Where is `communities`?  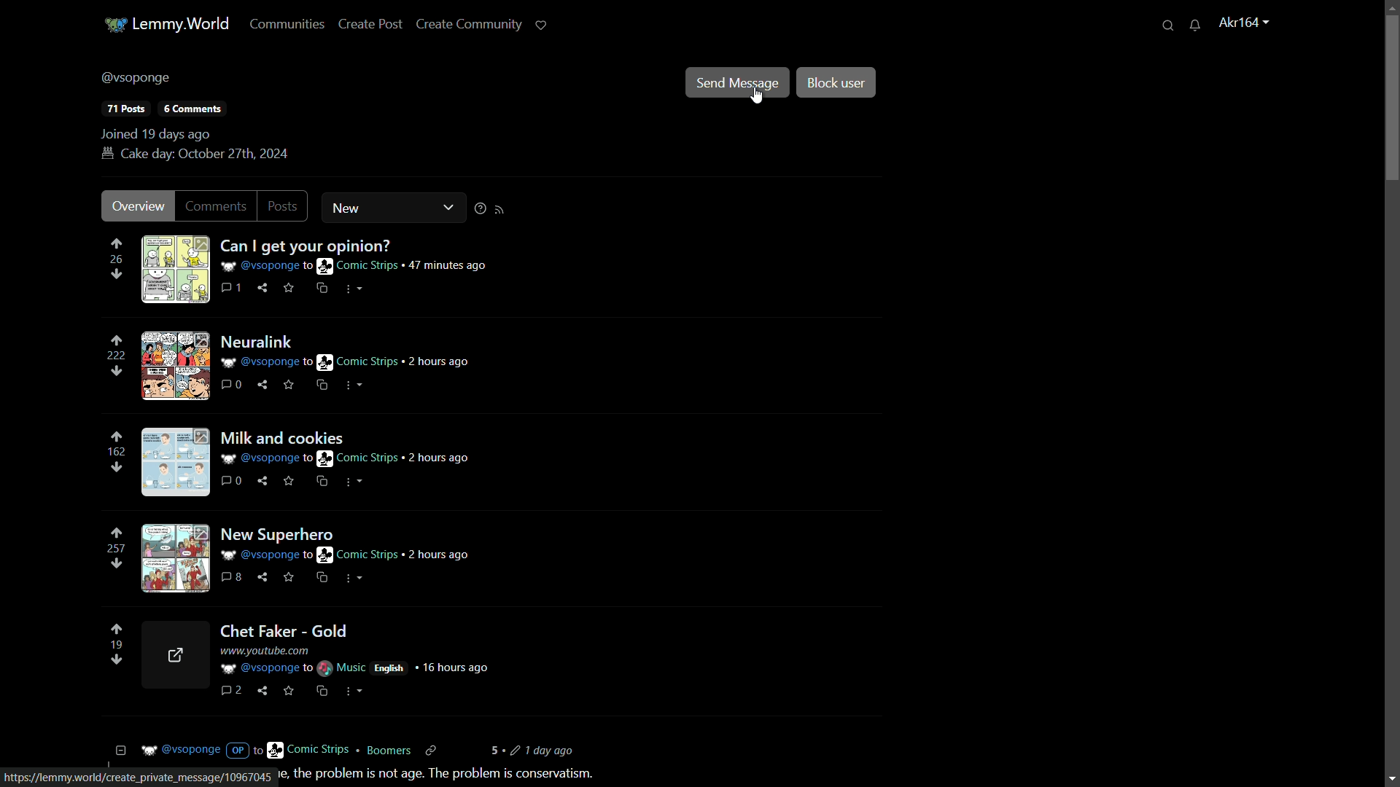
communities is located at coordinates (287, 26).